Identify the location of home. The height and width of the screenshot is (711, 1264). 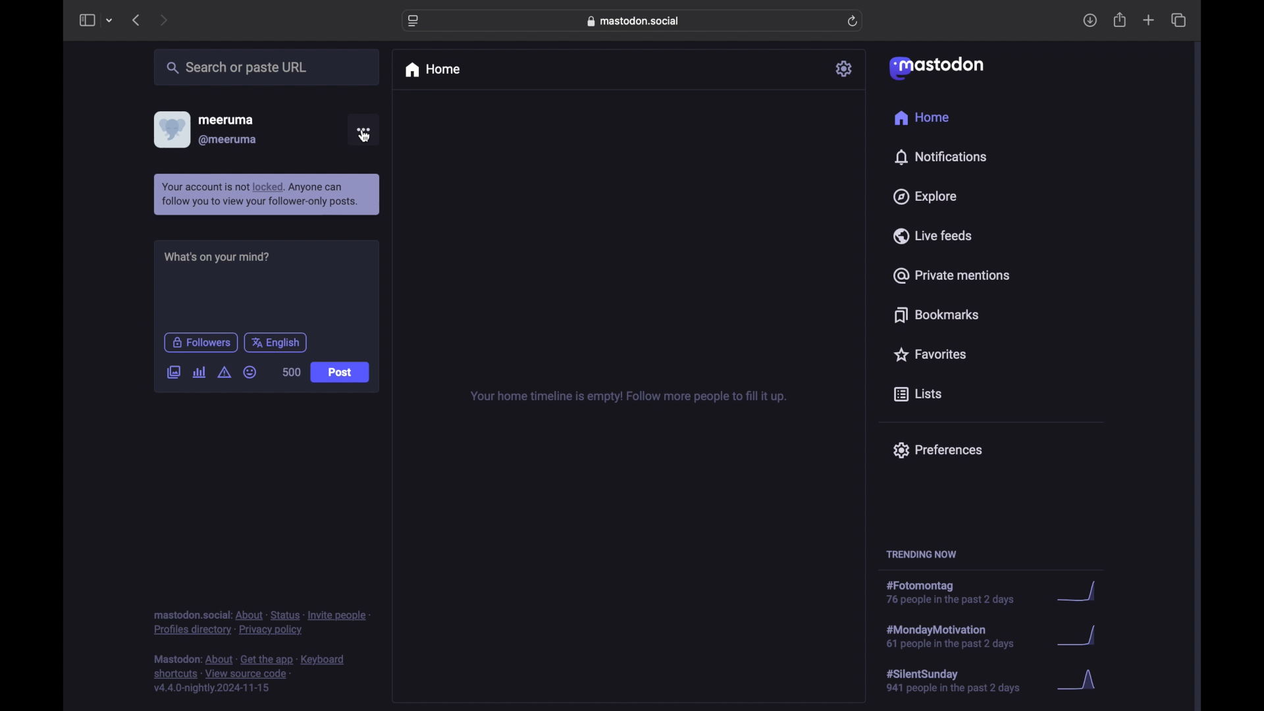
(433, 70).